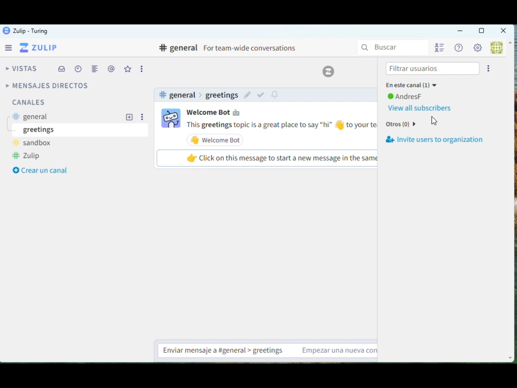  I want to click on Channel, so click(228, 48).